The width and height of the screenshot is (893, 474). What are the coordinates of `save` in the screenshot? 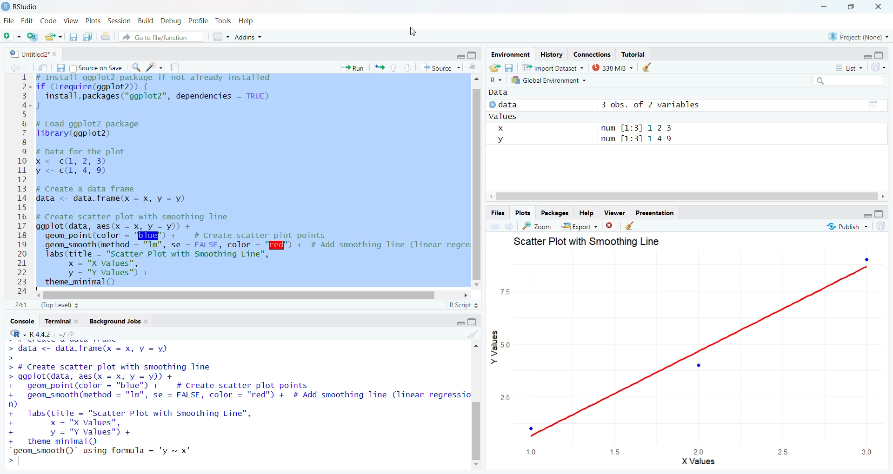 It's located at (509, 67).